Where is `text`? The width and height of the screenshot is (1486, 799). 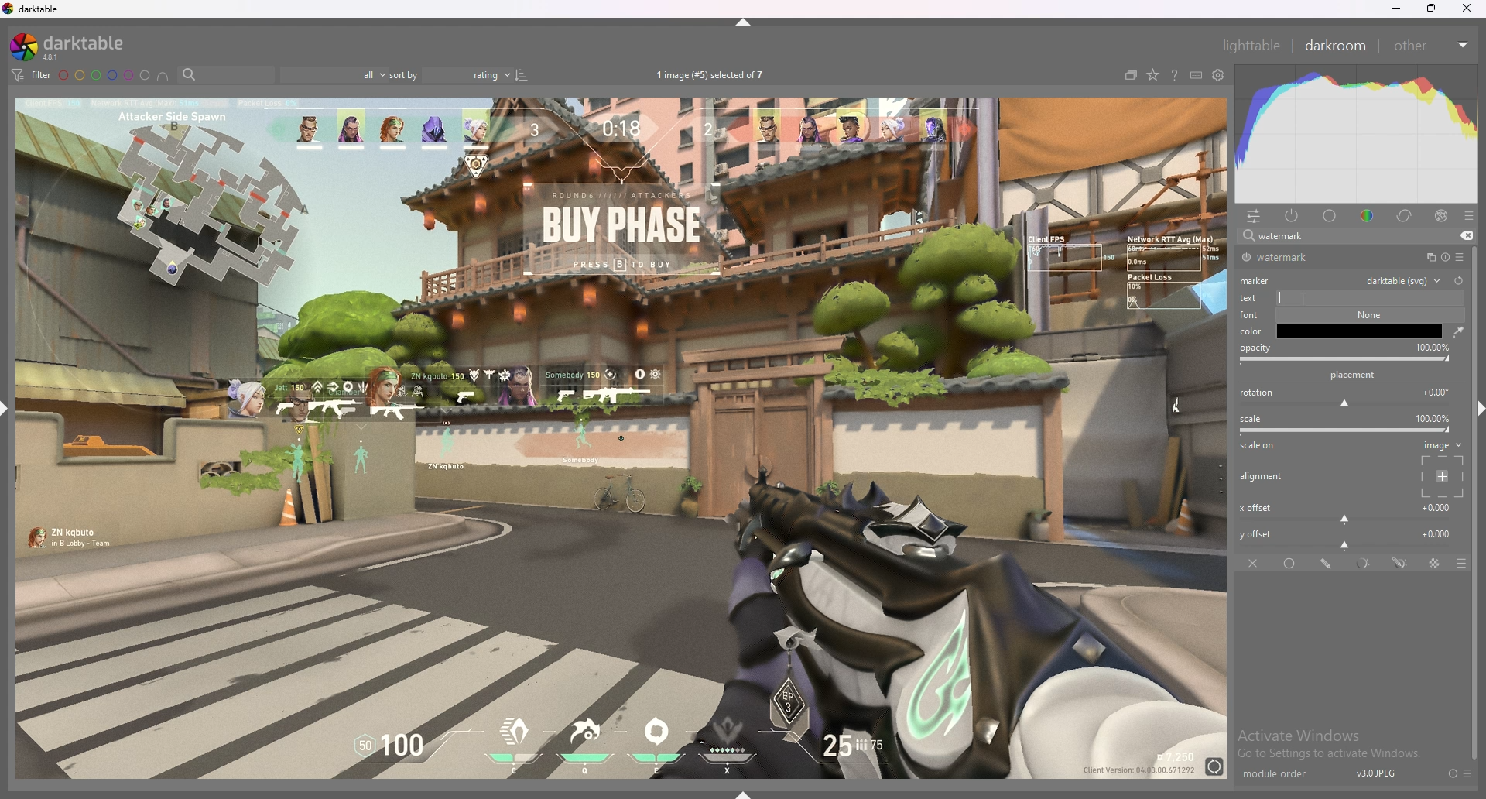 text is located at coordinates (1350, 298).